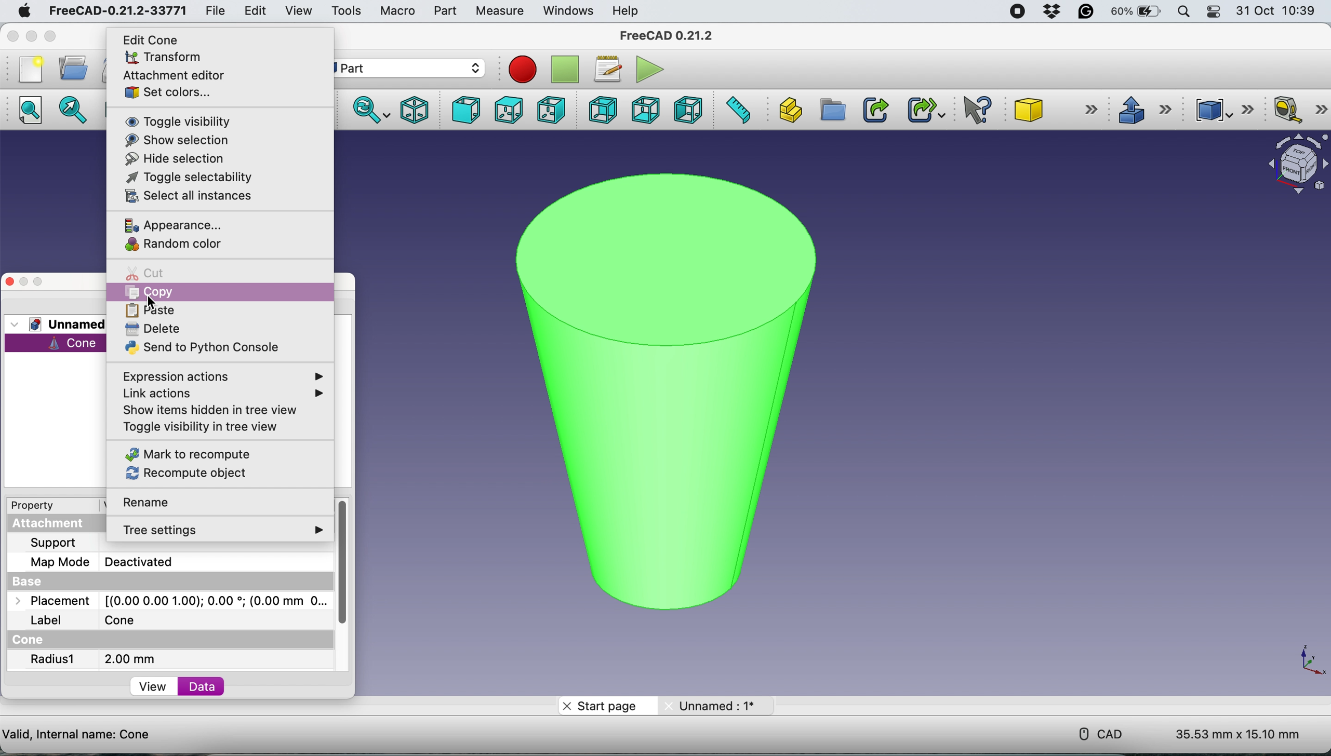 This screenshot has width=1331, height=756. What do you see at coordinates (40, 507) in the screenshot?
I see `property` at bounding box center [40, 507].